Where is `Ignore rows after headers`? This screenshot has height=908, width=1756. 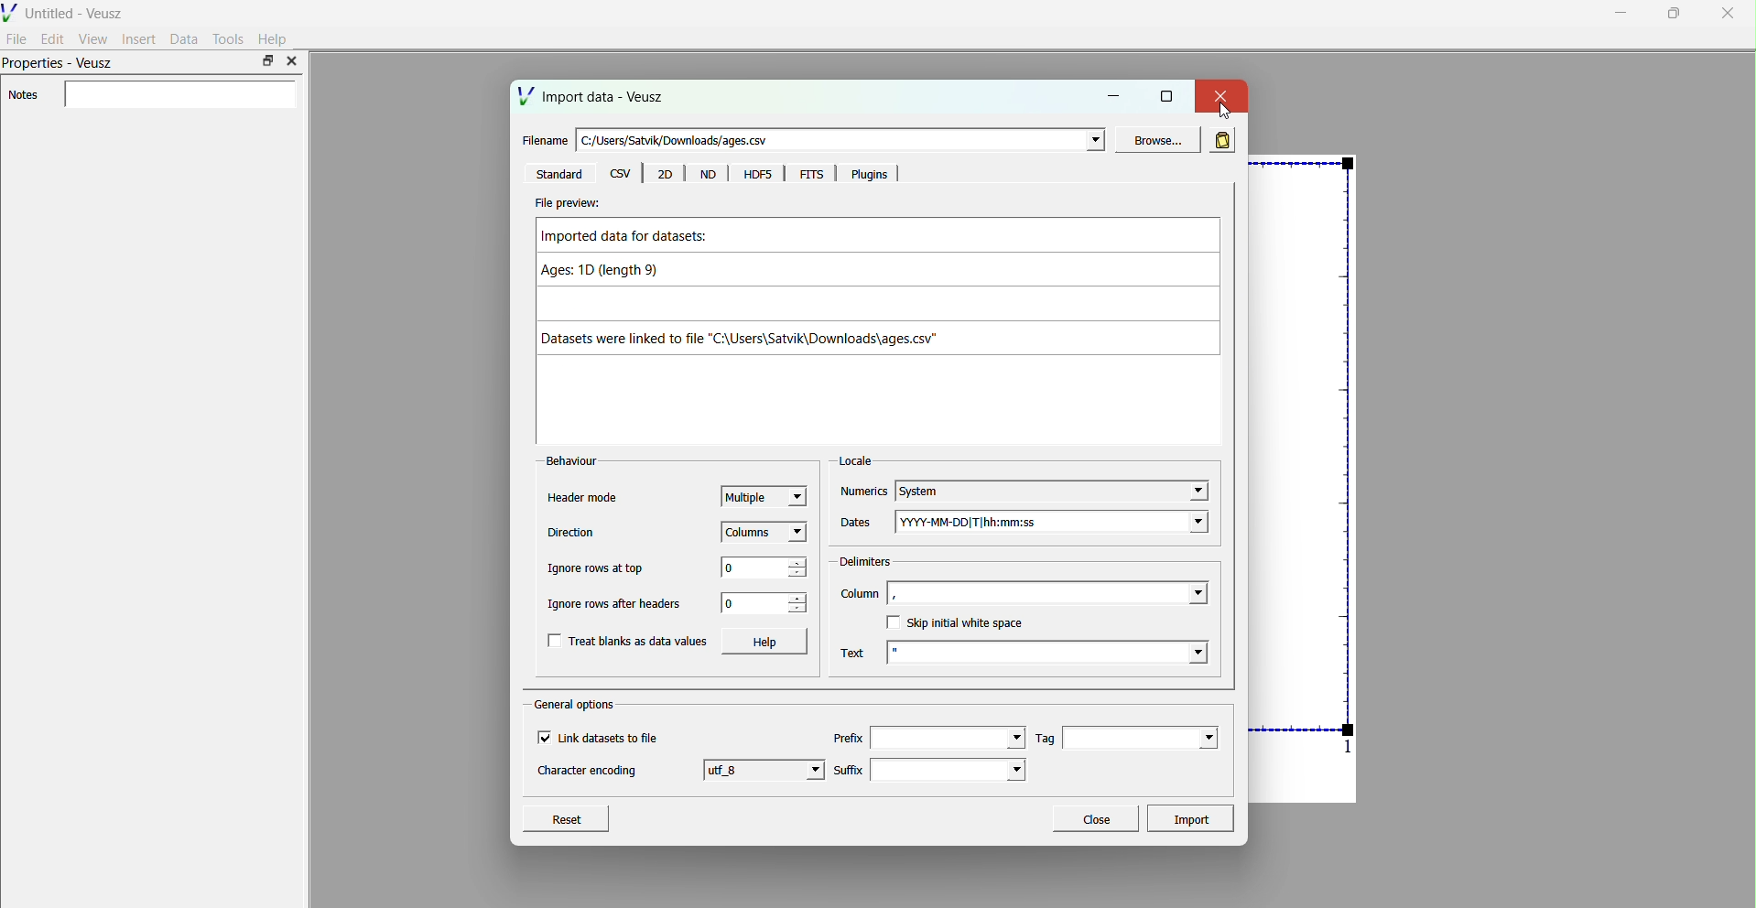
Ignore rows after headers is located at coordinates (618, 605).